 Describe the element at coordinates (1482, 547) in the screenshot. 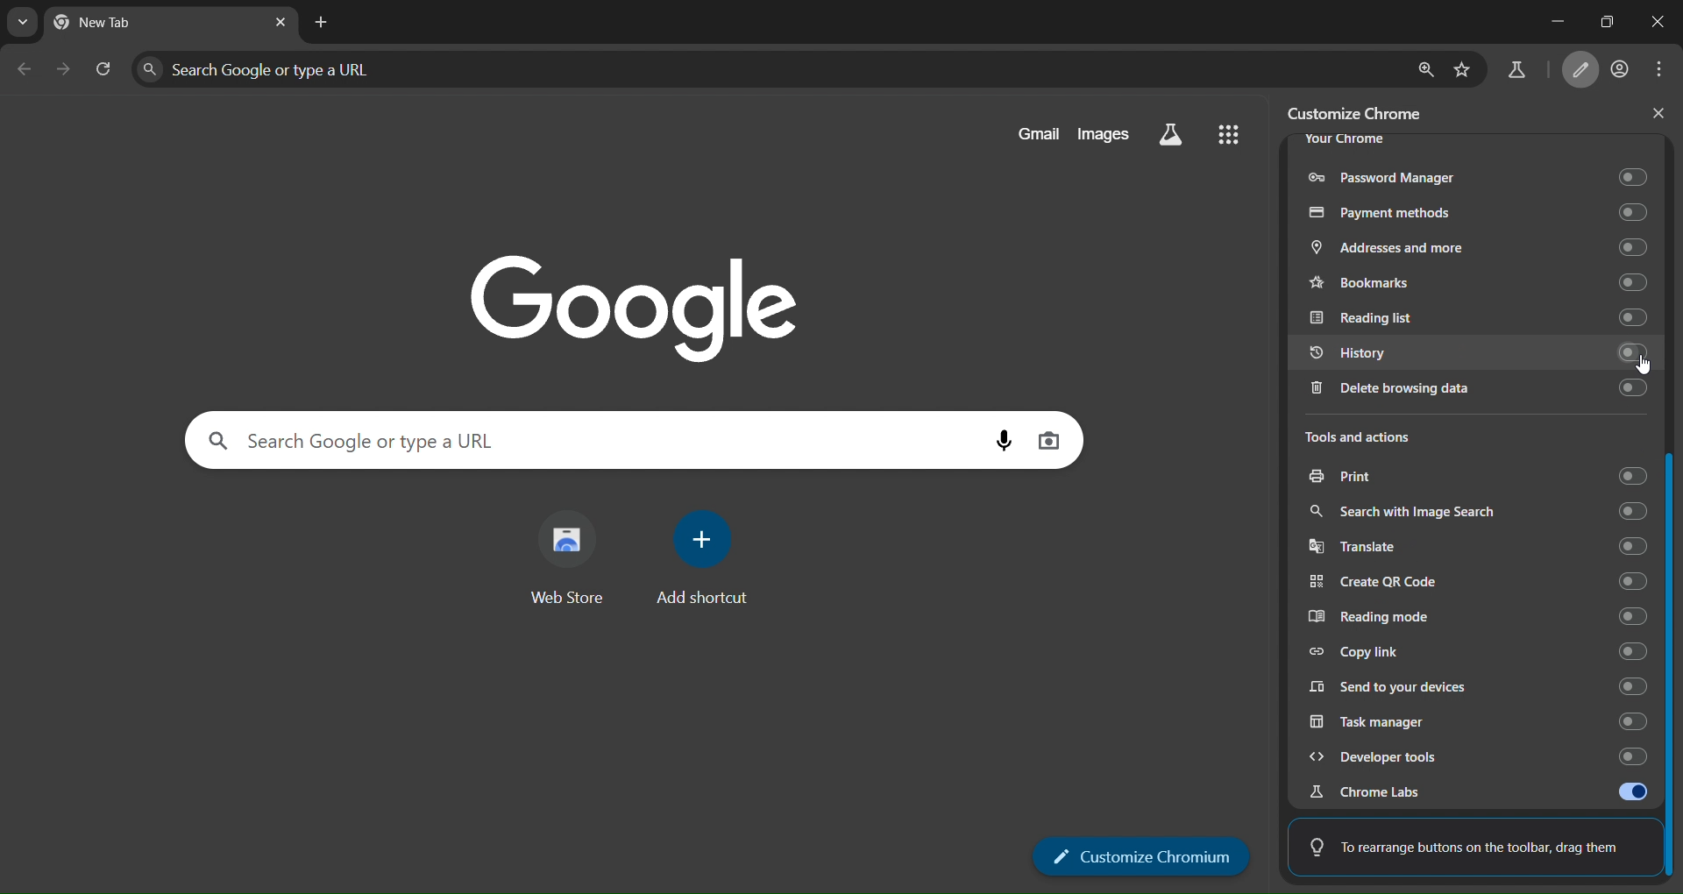

I see `translate` at that location.